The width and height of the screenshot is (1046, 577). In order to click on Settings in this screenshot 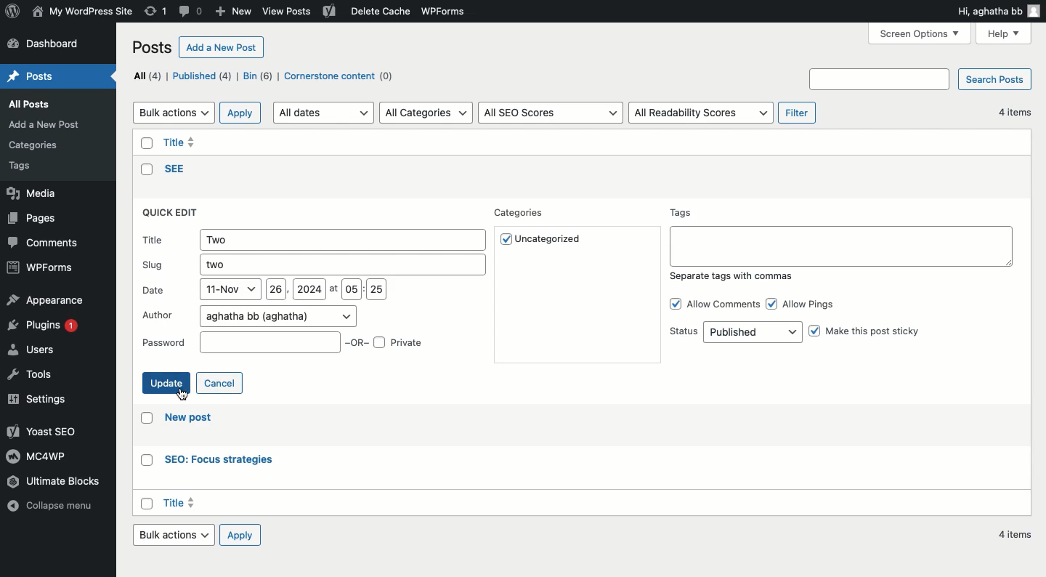, I will do `click(44, 398)`.